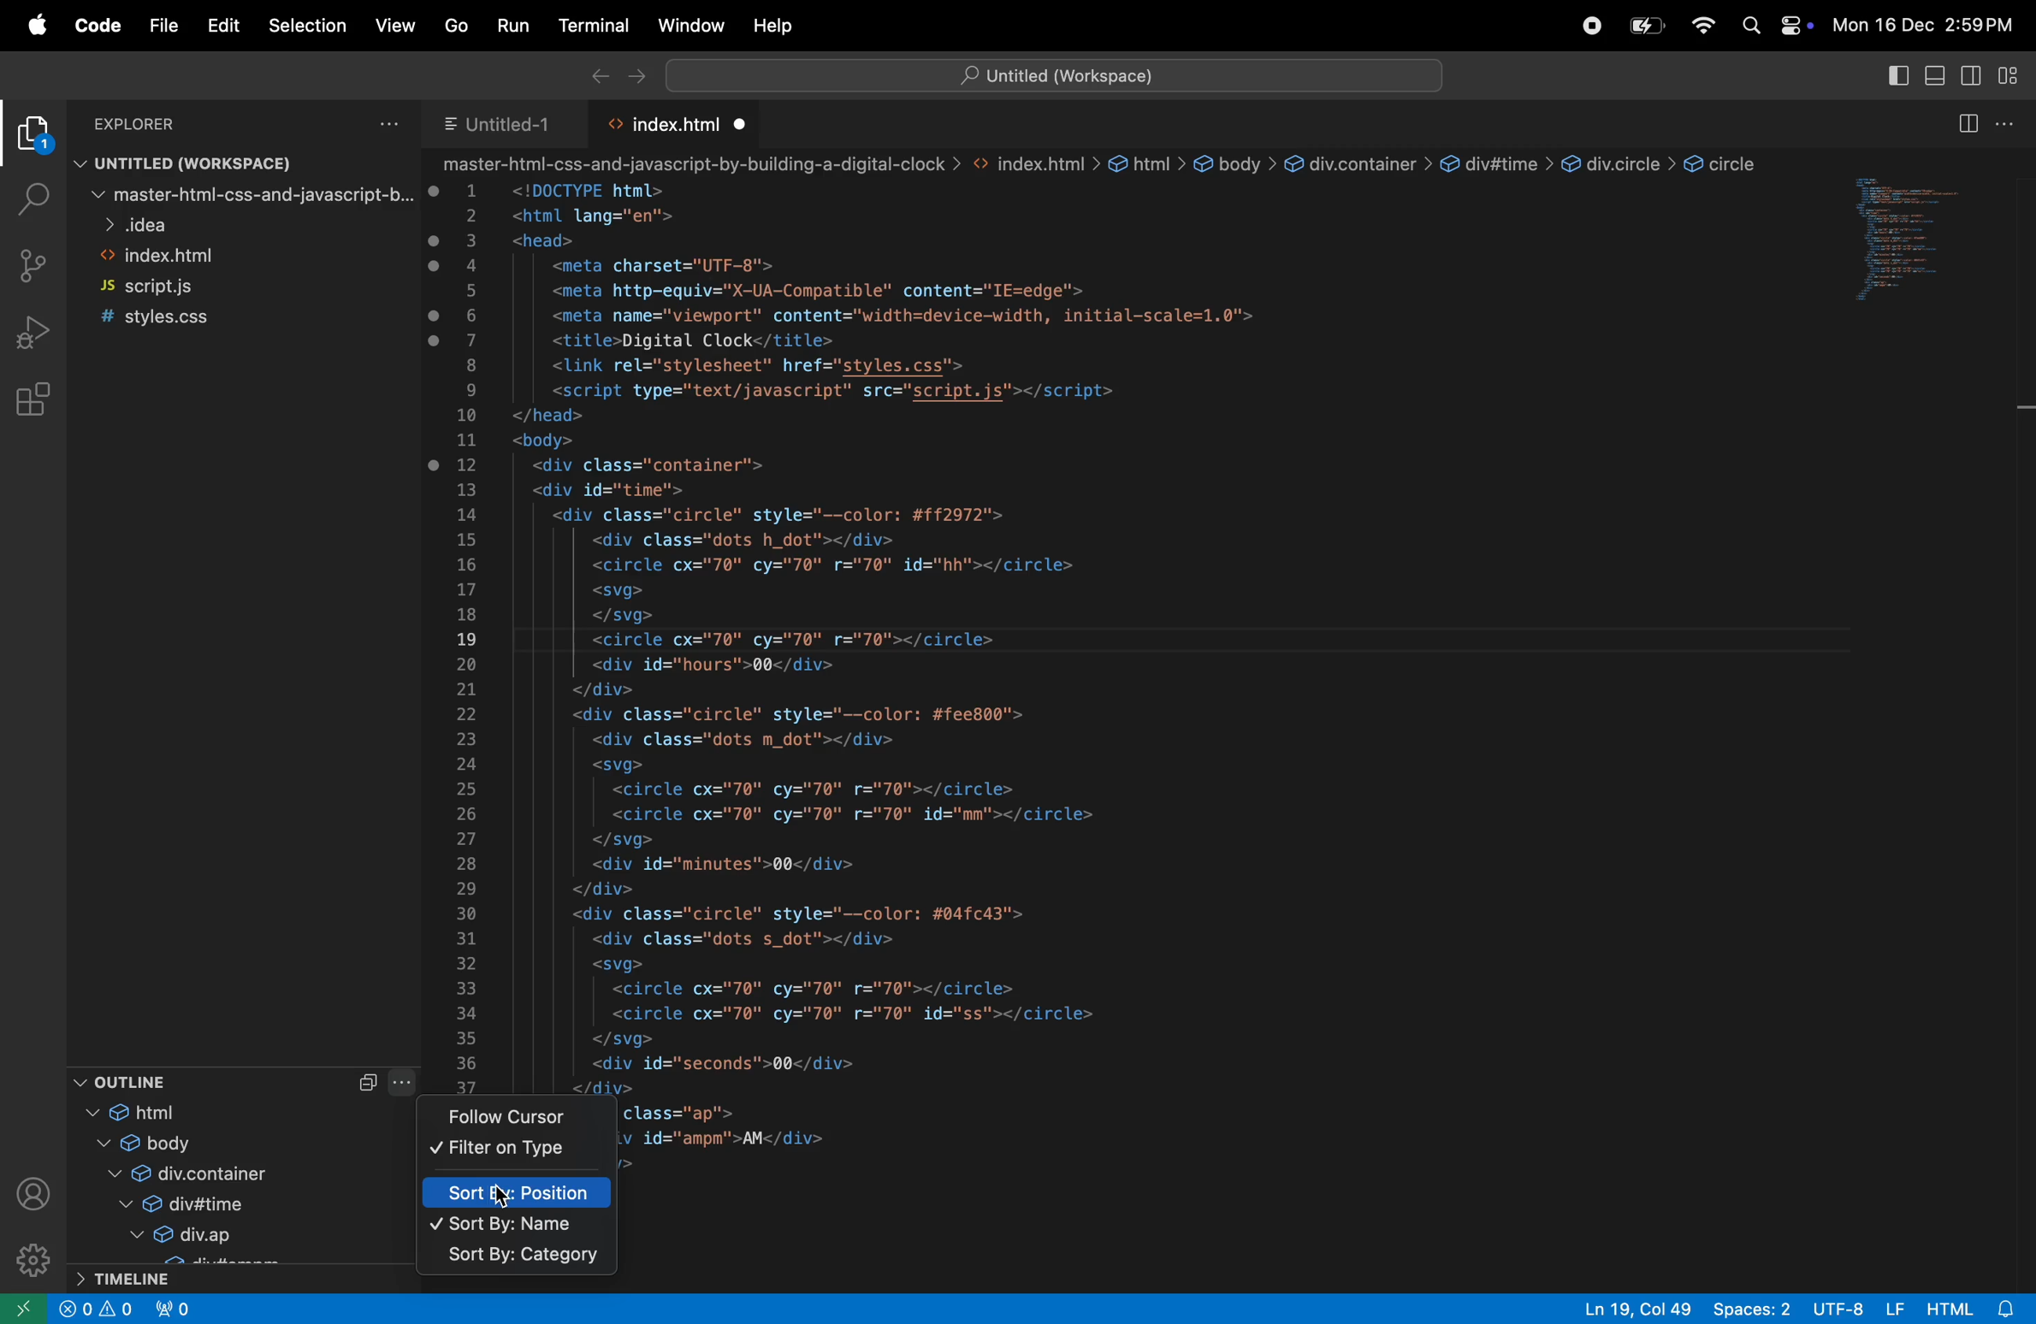  What do you see at coordinates (518, 1226) in the screenshot?
I see `sort by name` at bounding box center [518, 1226].